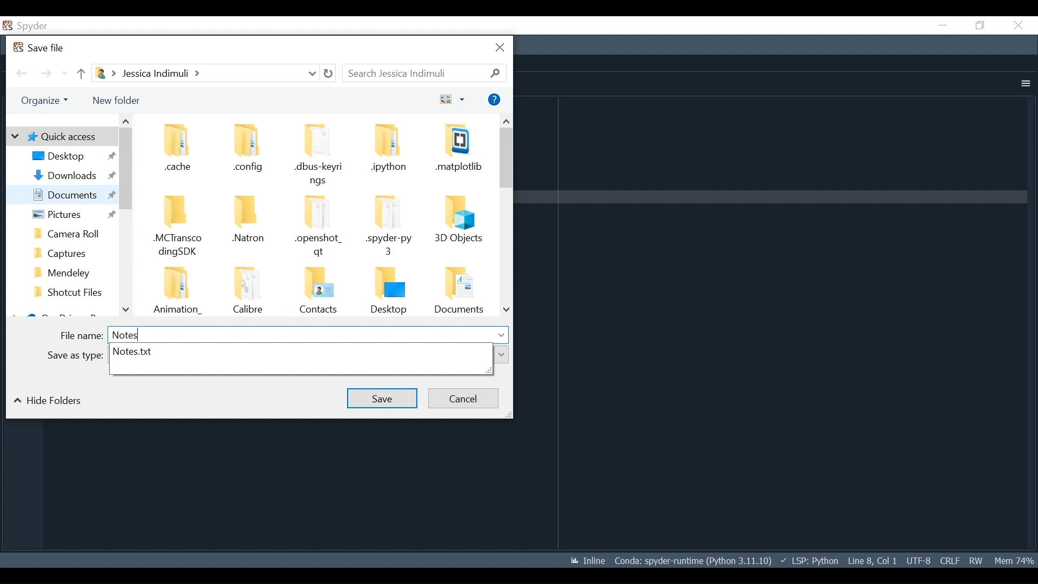 The image size is (1038, 584). Describe the element at coordinates (507, 158) in the screenshot. I see `Vertical Scroll bar` at that location.